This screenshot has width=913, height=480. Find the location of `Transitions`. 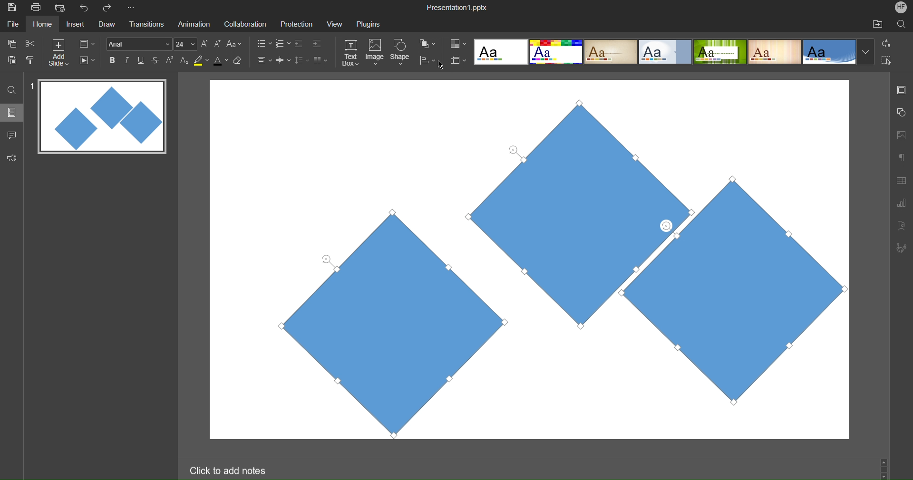

Transitions is located at coordinates (146, 25).